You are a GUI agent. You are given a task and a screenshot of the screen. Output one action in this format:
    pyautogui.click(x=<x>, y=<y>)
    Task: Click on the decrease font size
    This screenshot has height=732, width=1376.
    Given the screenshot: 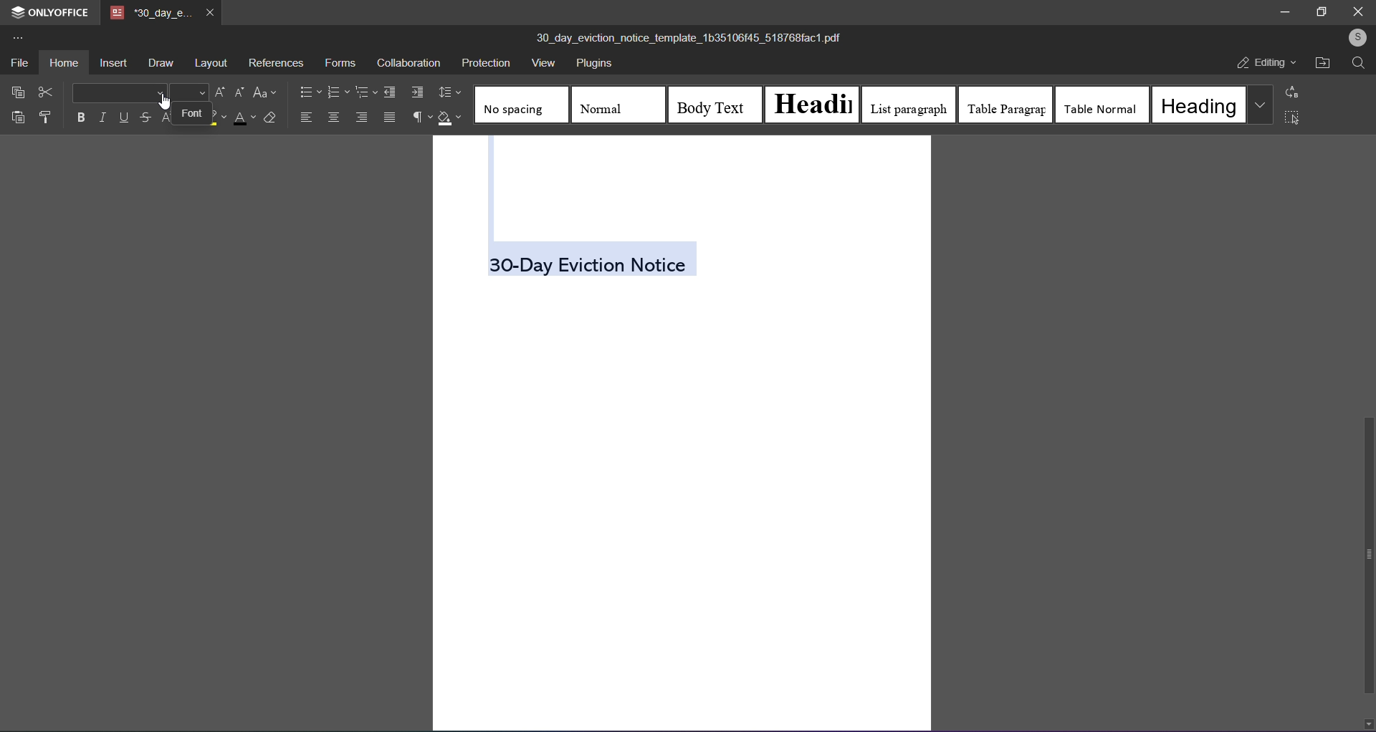 What is the action you would take?
    pyautogui.click(x=239, y=92)
    